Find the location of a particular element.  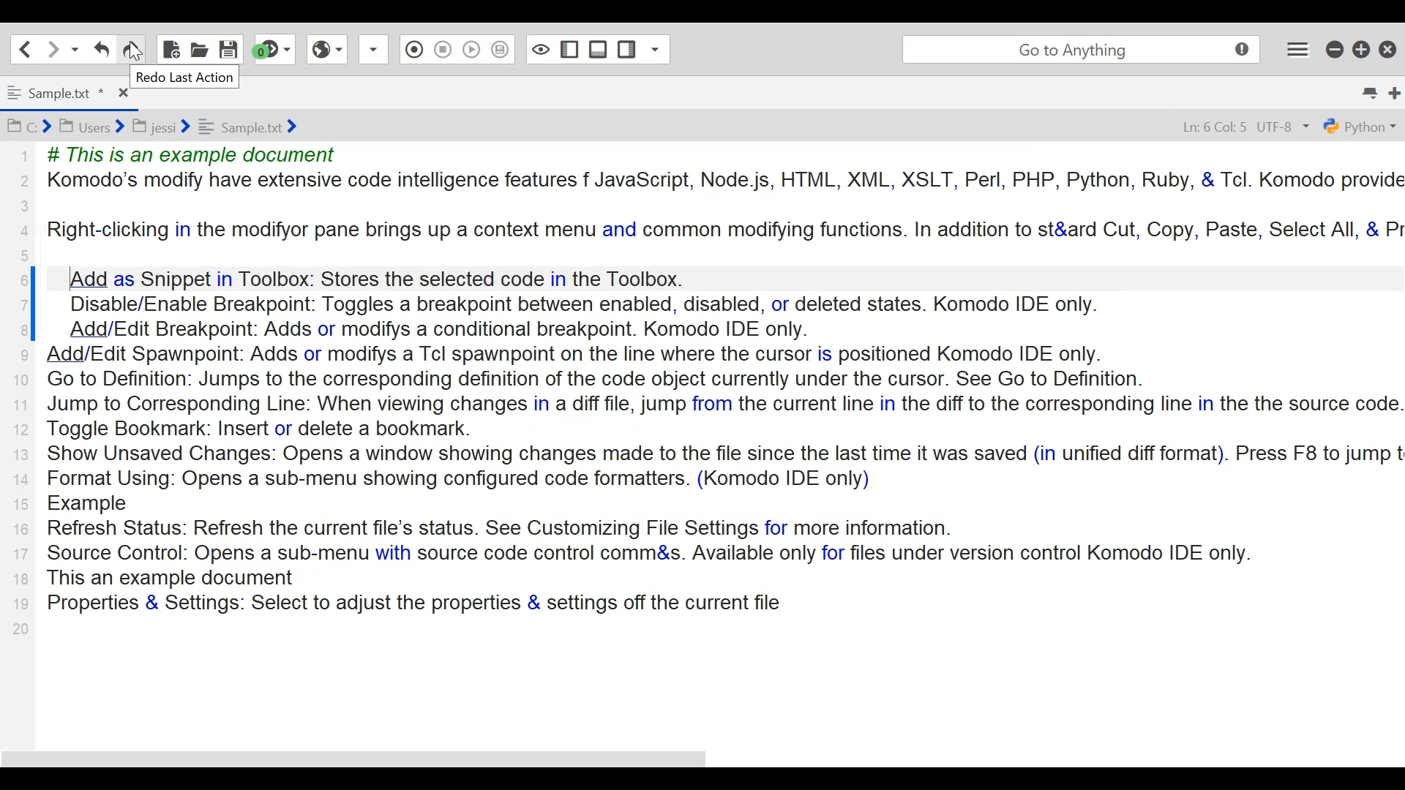

Play last Macro is located at coordinates (472, 49).